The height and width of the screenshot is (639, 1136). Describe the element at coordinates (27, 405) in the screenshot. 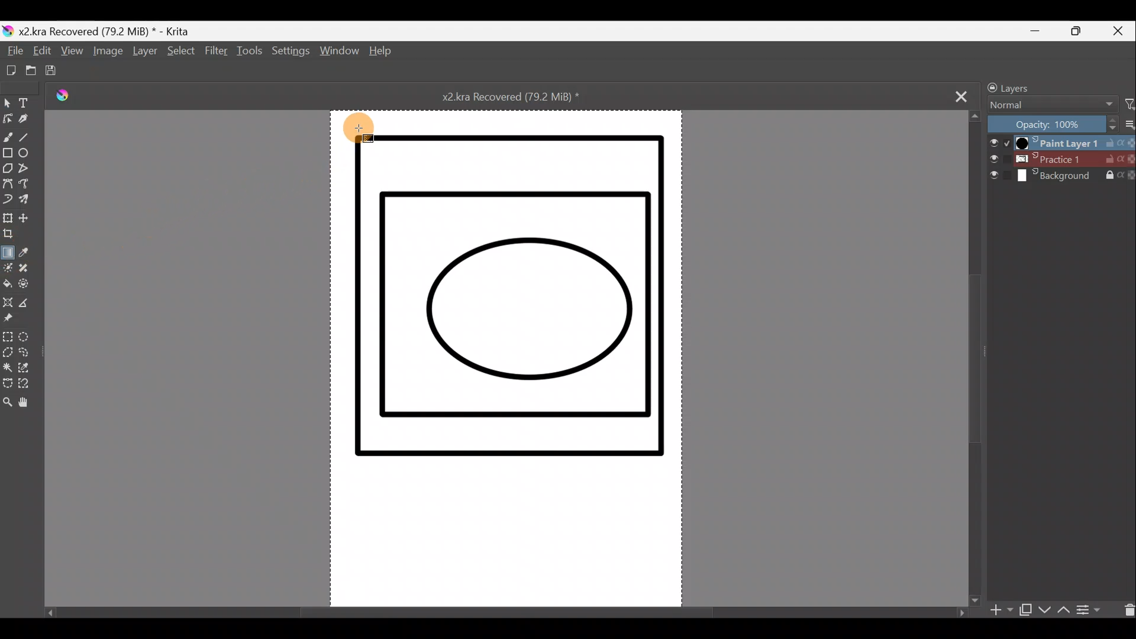

I see `Pan tool` at that location.